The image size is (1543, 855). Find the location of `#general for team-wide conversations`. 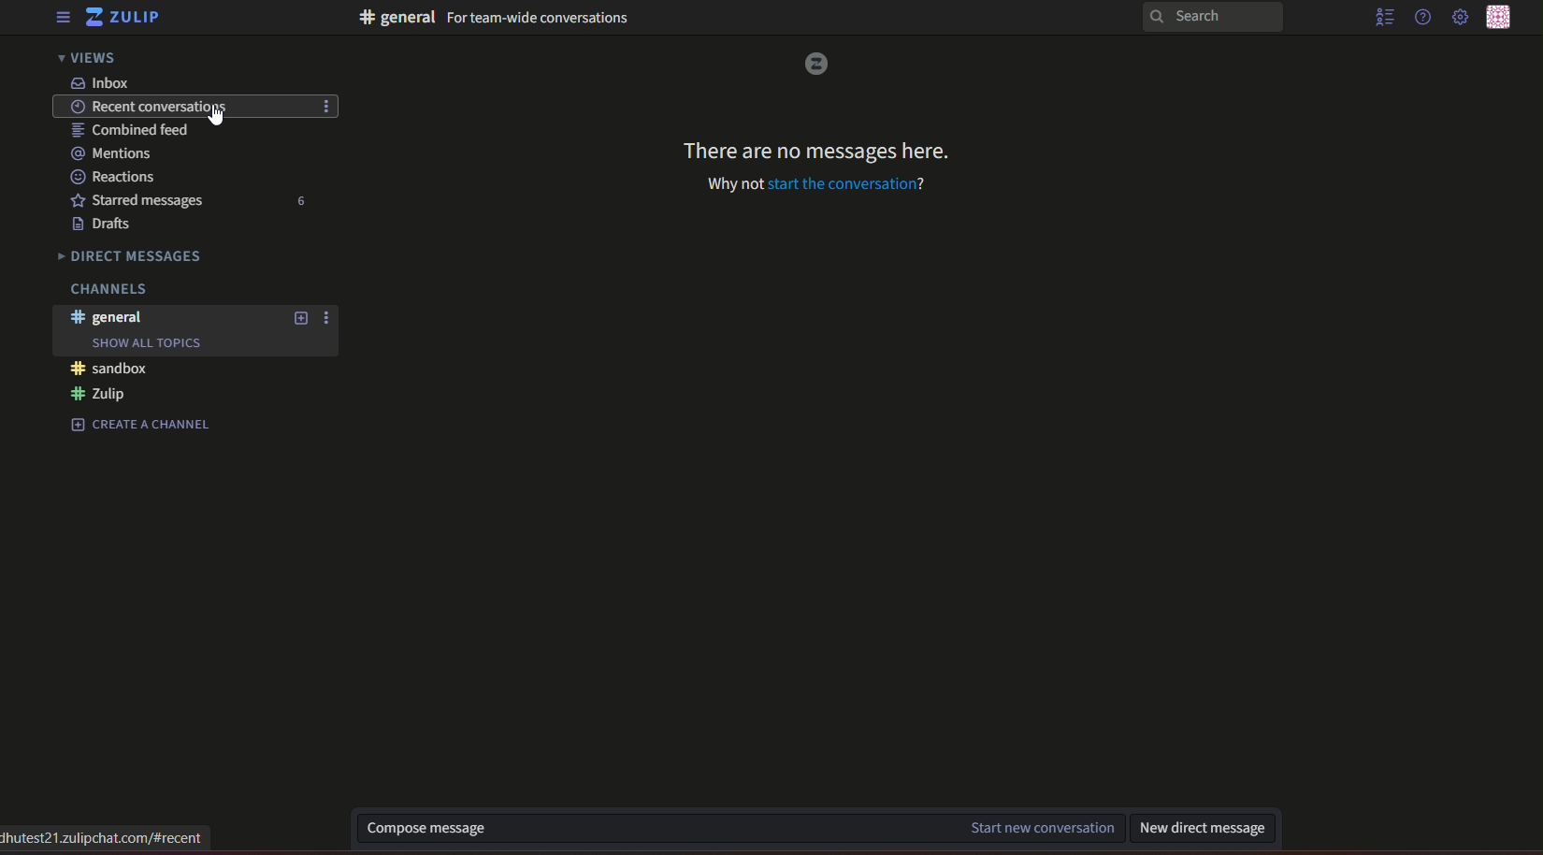

#general for team-wide conversations is located at coordinates (497, 19).